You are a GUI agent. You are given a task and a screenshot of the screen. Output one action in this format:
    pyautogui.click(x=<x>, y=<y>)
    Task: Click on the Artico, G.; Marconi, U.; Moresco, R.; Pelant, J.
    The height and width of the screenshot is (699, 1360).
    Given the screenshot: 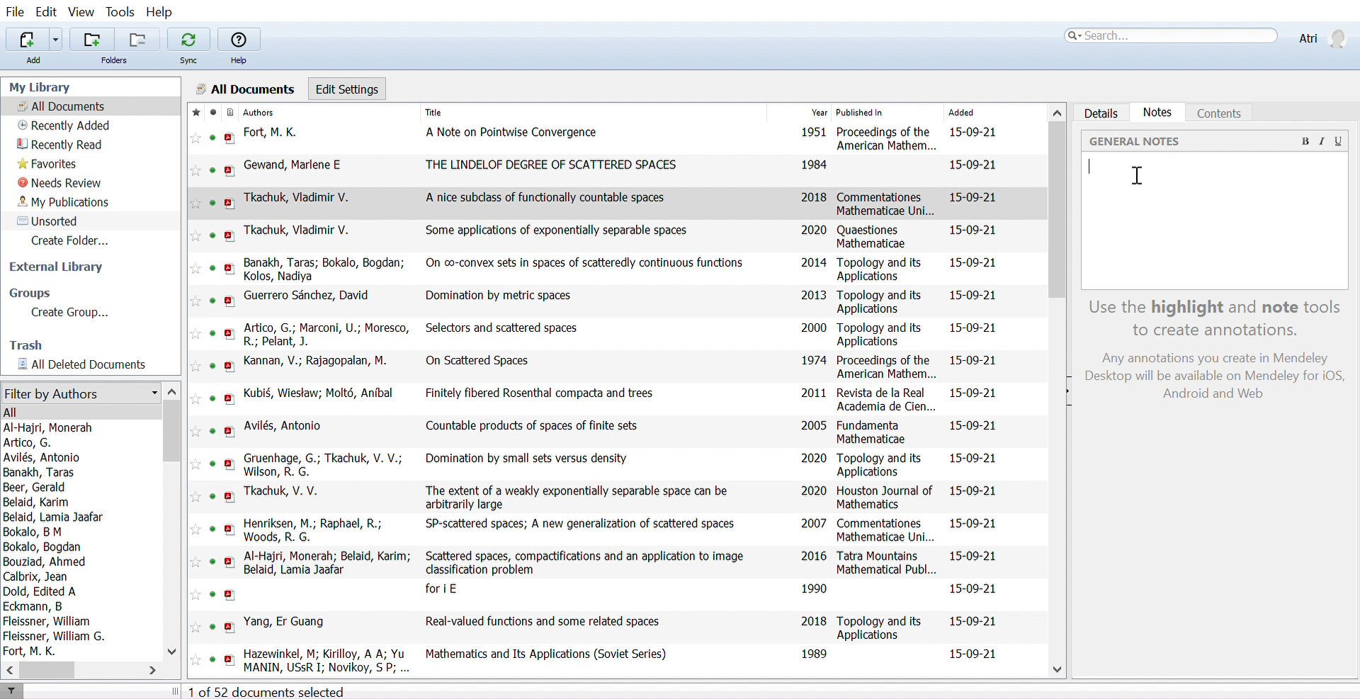 What is the action you would take?
    pyautogui.click(x=327, y=333)
    